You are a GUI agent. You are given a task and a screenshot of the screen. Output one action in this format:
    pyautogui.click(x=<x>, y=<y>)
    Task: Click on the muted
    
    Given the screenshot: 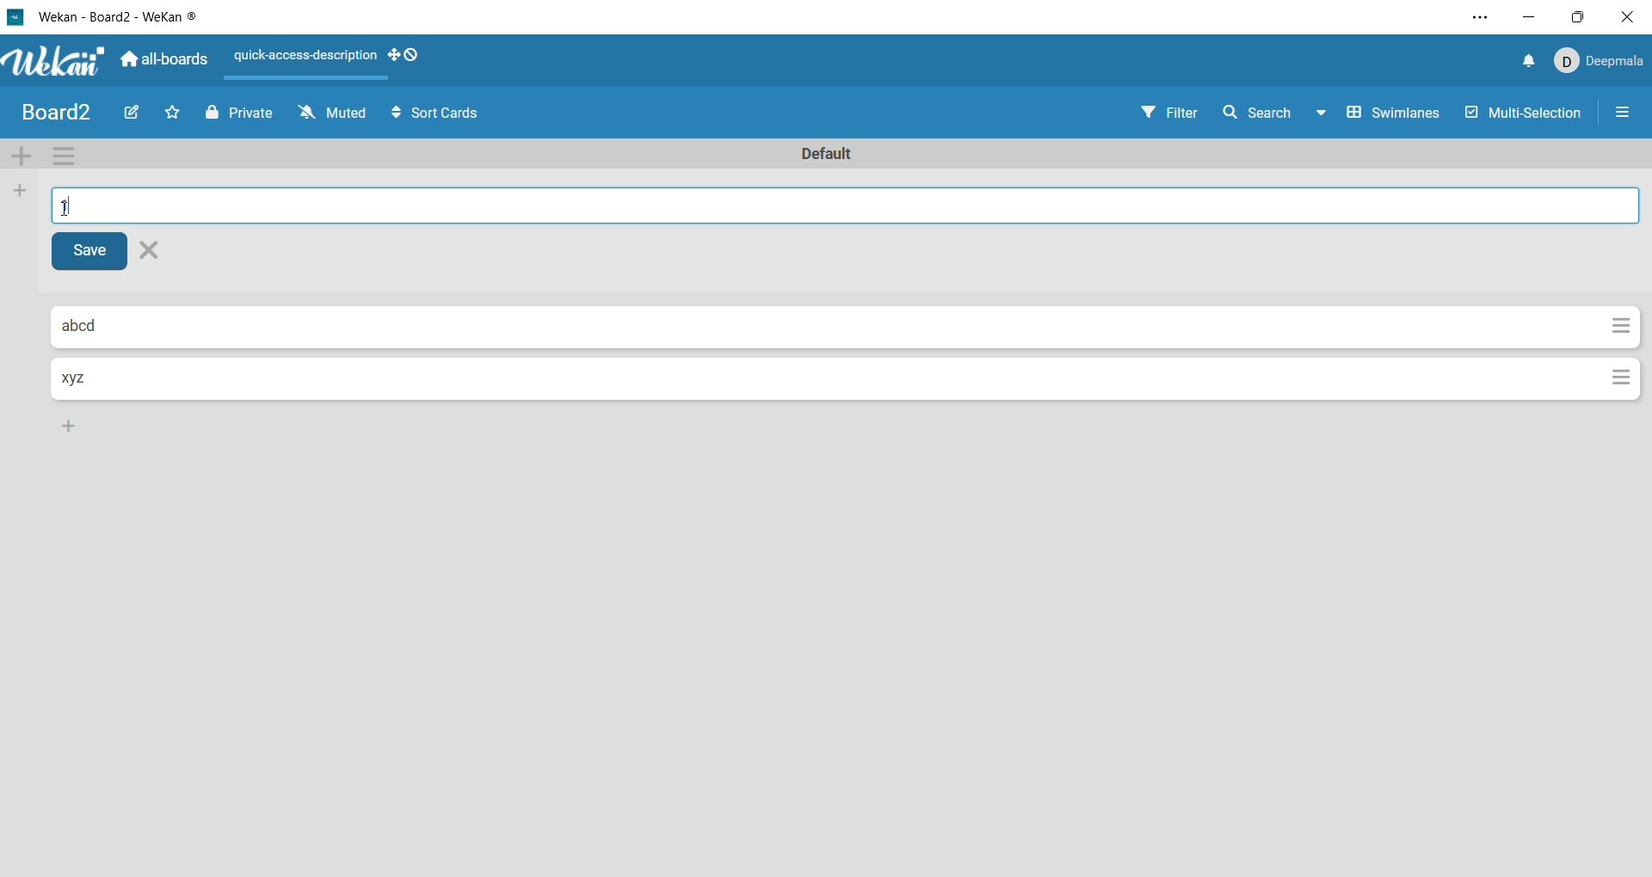 What is the action you would take?
    pyautogui.click(x=329, y=112)
    